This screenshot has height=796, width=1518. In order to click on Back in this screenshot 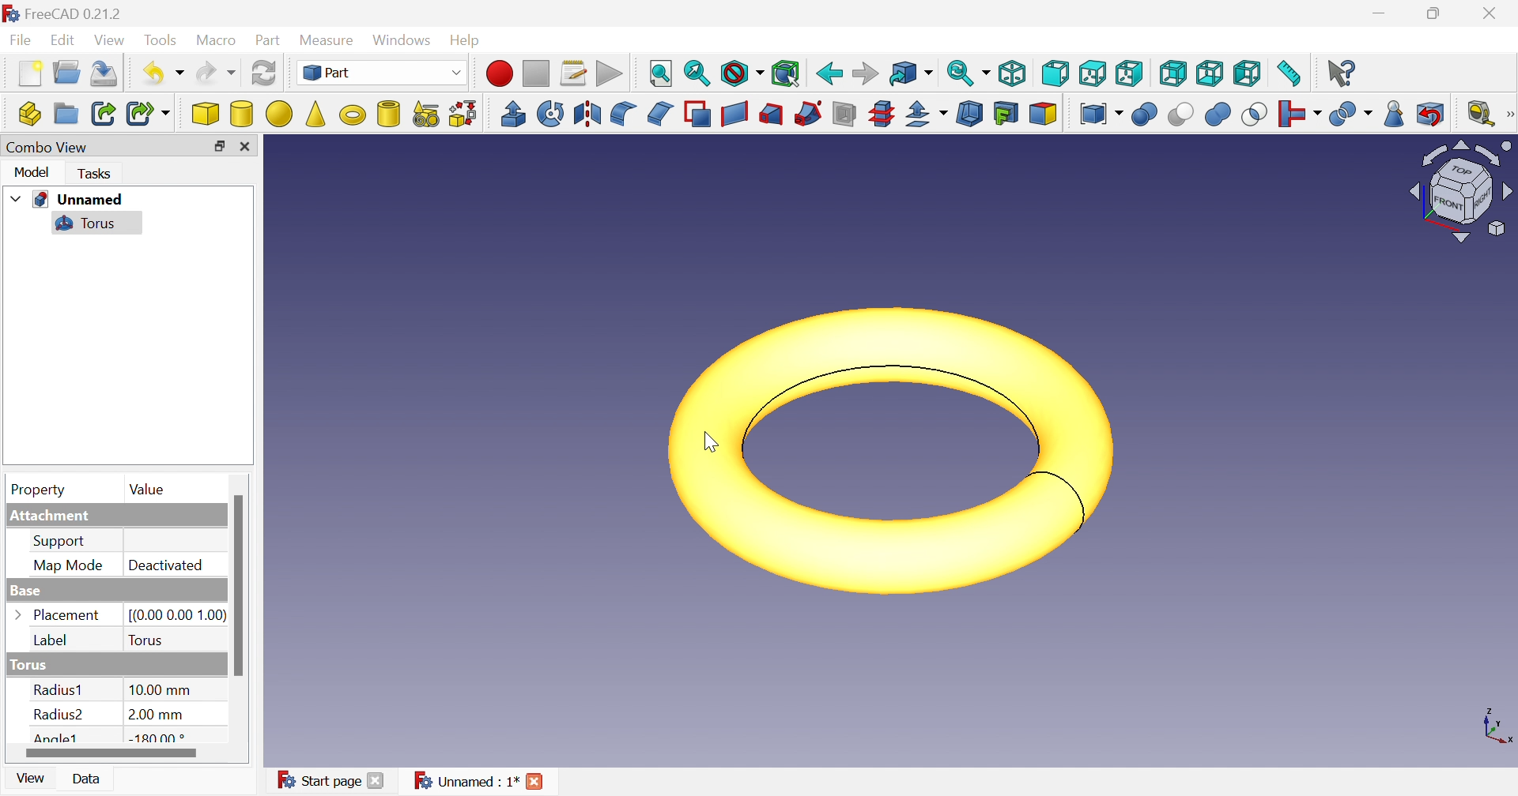, I will do `click(828, 73)`.